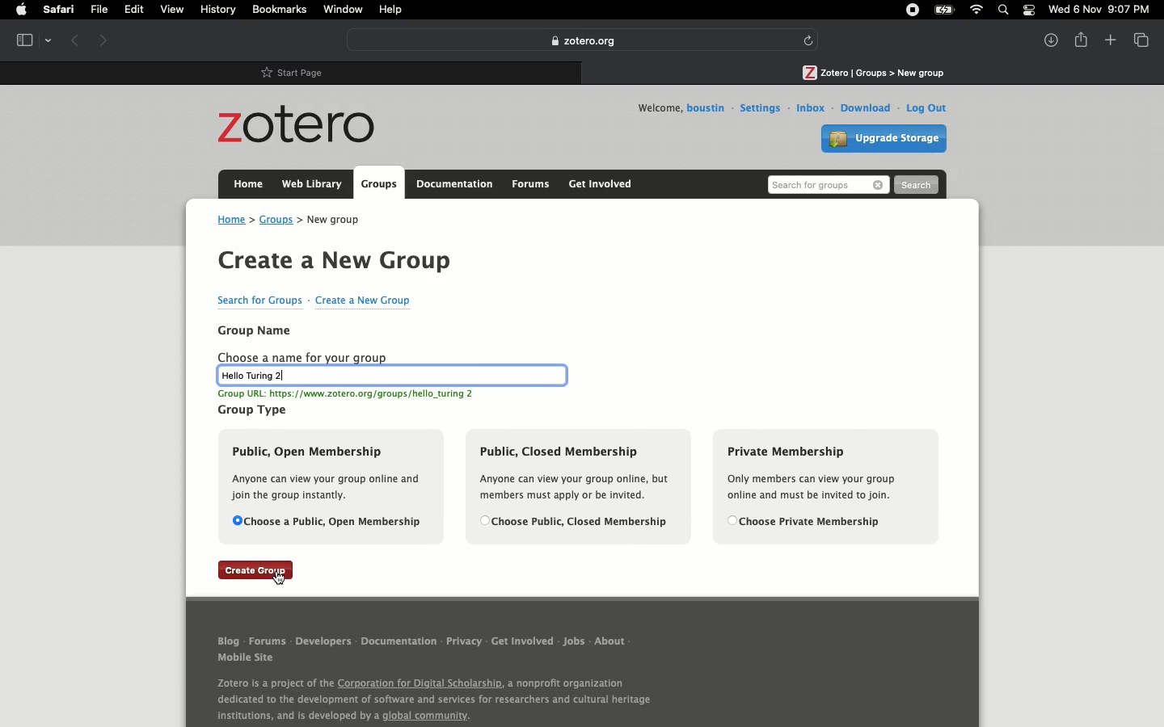 The width and height of the screenshot is (1164, 727). What do you see at coordinates (760, 108) in the screenshot?
I see `Settings` at bounding box center [760, 108].